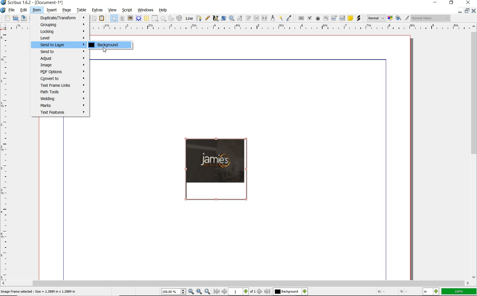 The width and height of the screenshot is (477, 296). I want to click on edit contents of frame, so click(223, 18).